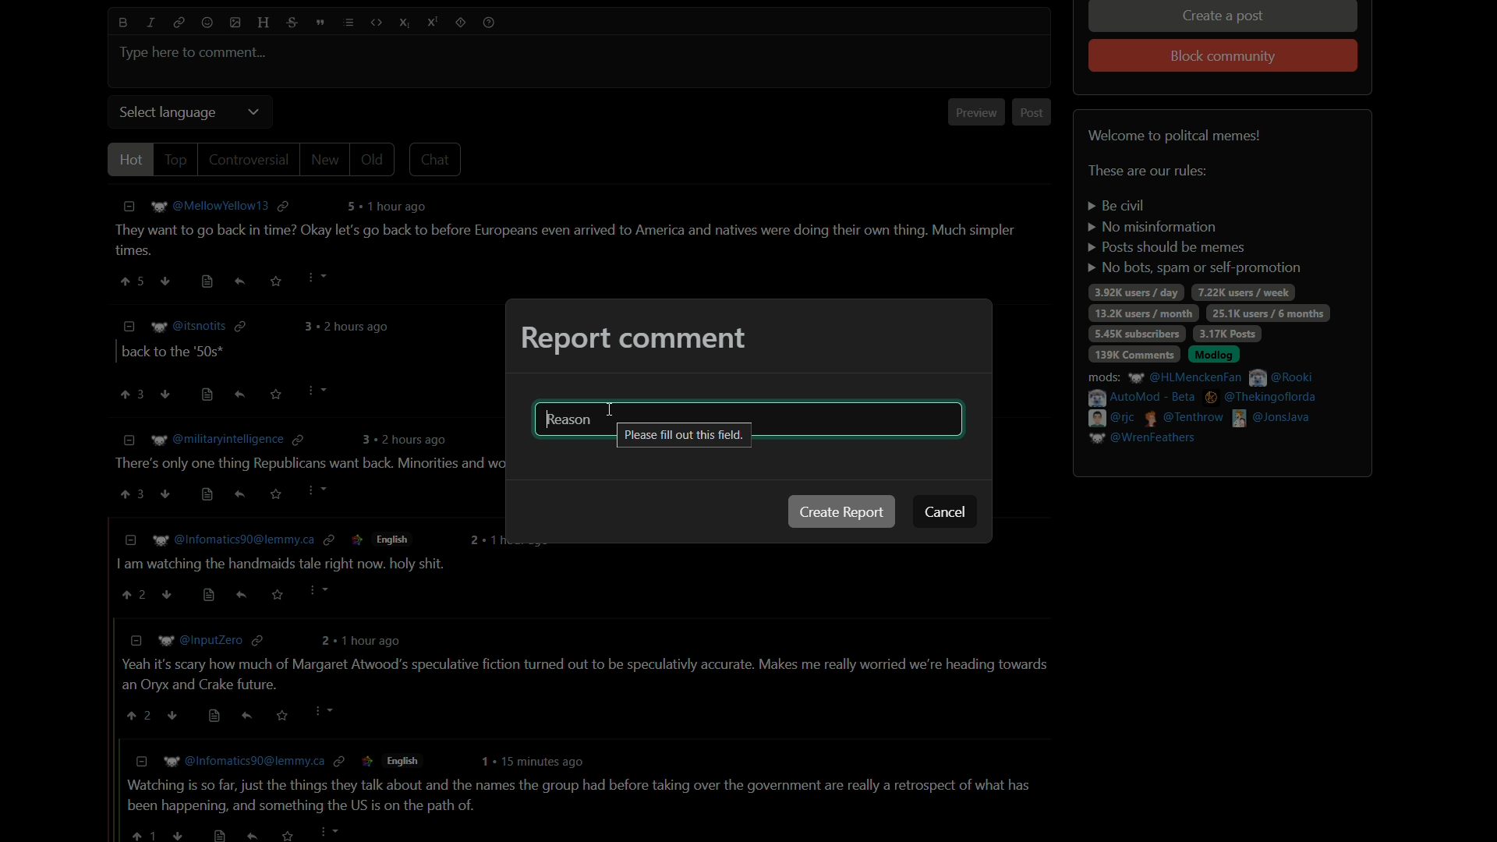 This screenshot has width=1497, height=842. I want to click on Cursor, so click(315, 398).